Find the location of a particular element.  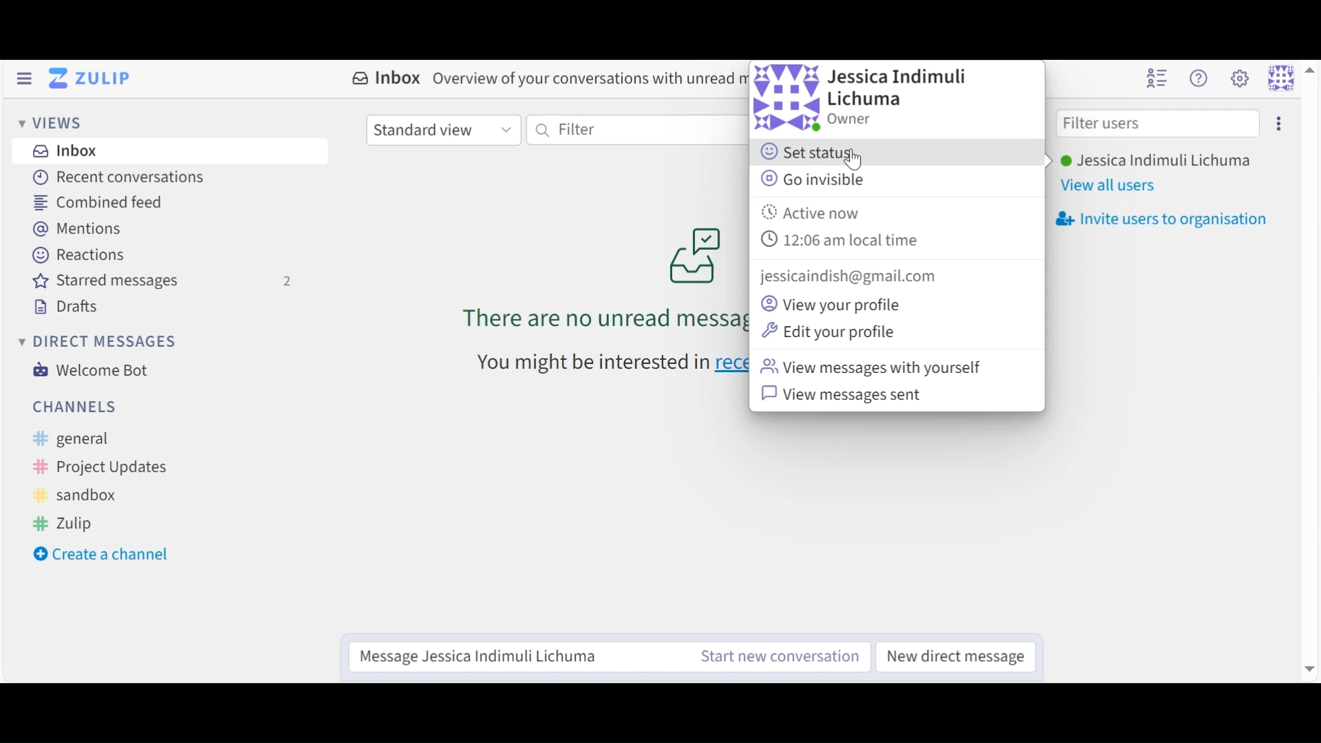

Edit your profile is located at coordinates (832, 330).